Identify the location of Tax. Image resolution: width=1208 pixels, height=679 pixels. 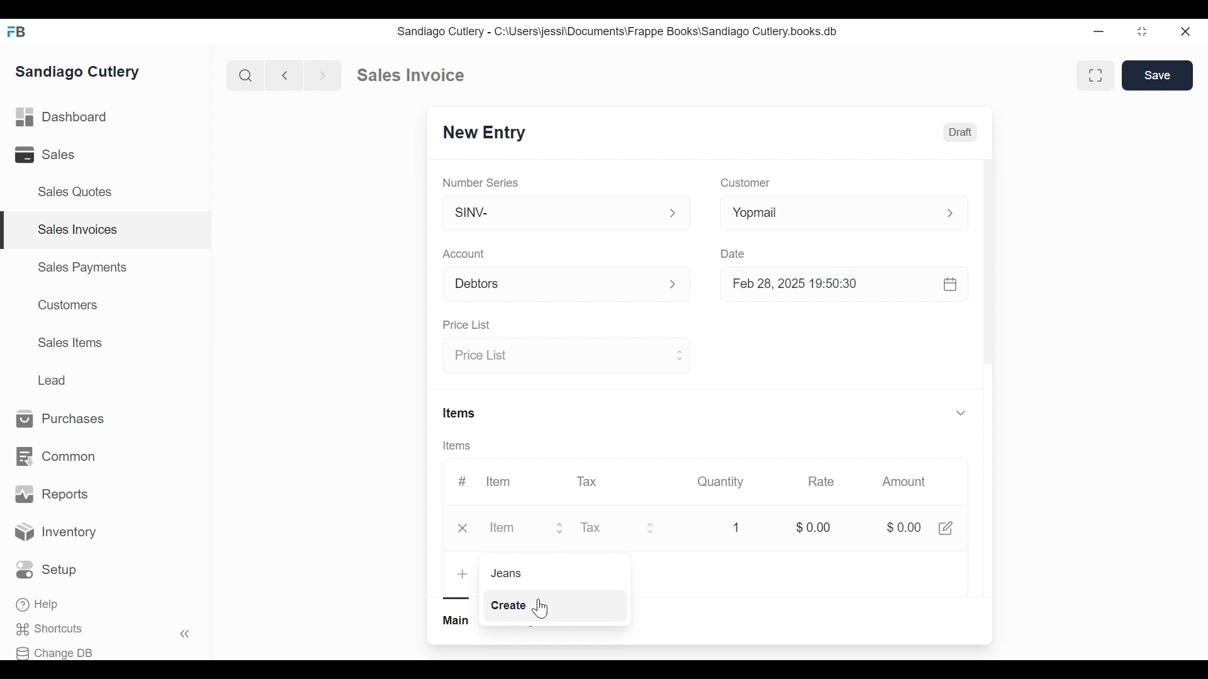
(588, 481).